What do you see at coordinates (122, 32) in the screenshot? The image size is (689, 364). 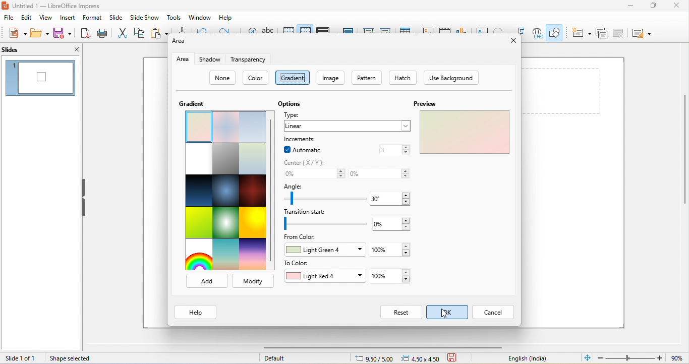 I see `cut` at bounding box center [122, 32].